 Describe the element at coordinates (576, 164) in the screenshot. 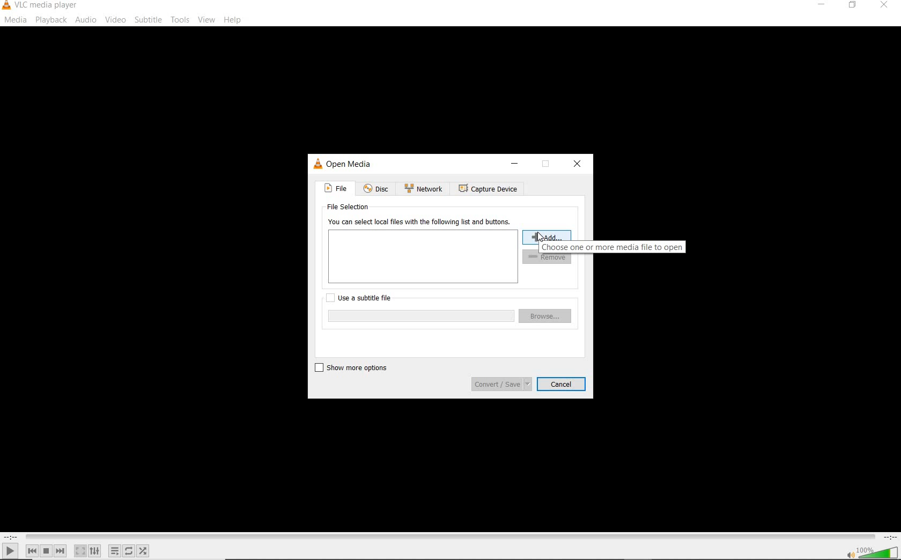

I see `close` at that location.